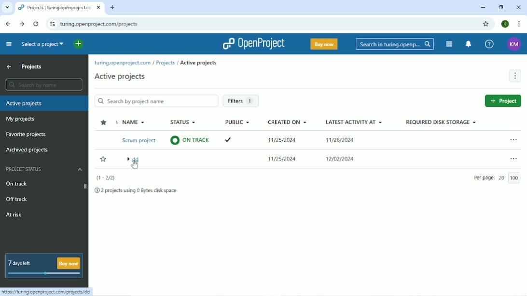 The width and height of the screenshot is (527, 296). Describe the element at coordinates (20, 120) in the screenshot. I see `My projects` at that location.